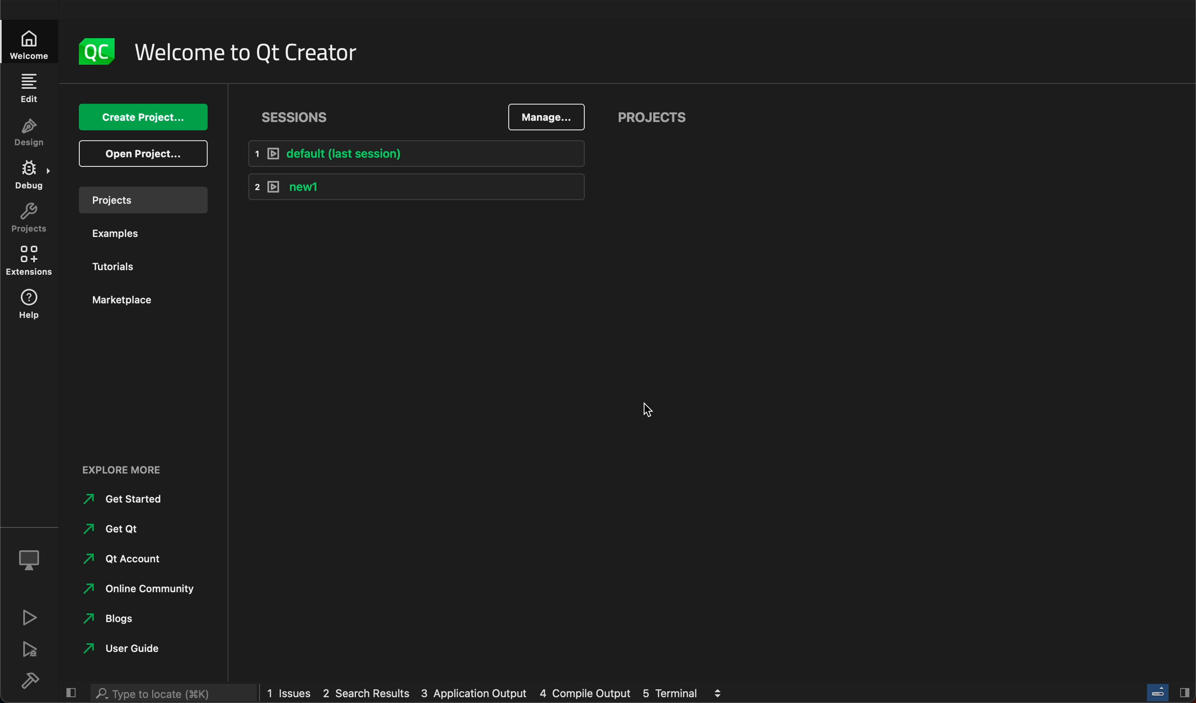 The image size is (1196, 703). Describe the element at coordinates (650, 410) in the screenshot. I see `cursor` at that location.